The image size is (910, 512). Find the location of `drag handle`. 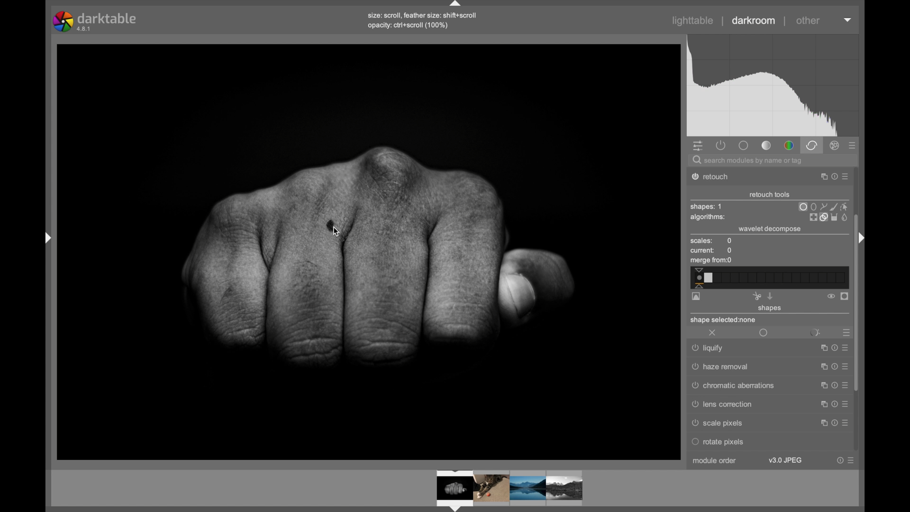

drag handle is located at coordinates (48, 235).